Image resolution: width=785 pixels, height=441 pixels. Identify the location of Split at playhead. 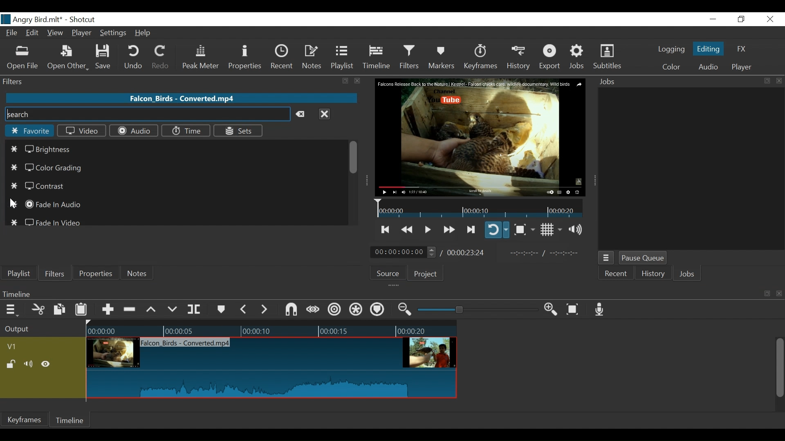
(194, 310).